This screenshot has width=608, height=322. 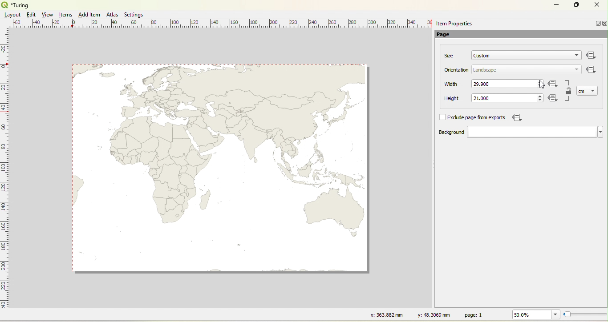 I want to click on Edit, so click(x=30, y=15).